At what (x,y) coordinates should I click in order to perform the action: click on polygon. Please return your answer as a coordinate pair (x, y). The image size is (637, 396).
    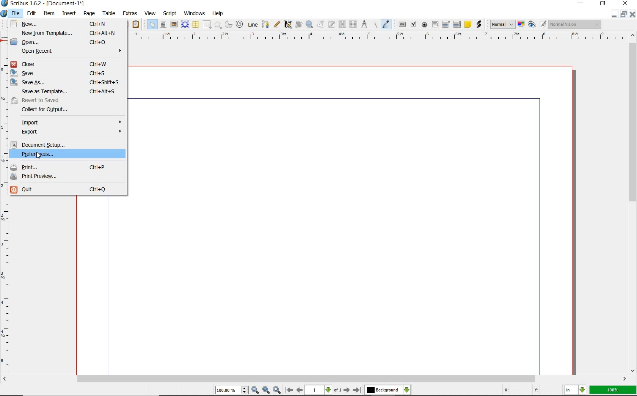
    Looking at the image, I should click on (218, 25).